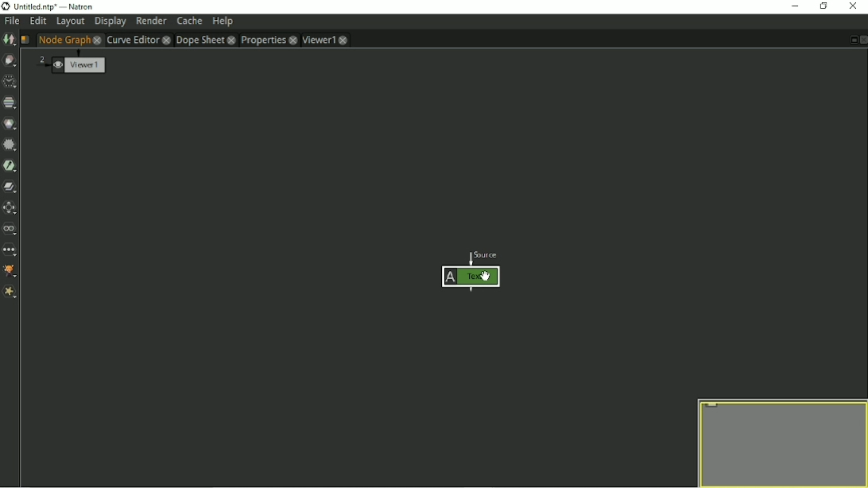  Describe the element at coordinates (37, 21) in the screenshot. I see `Edit` at that location.